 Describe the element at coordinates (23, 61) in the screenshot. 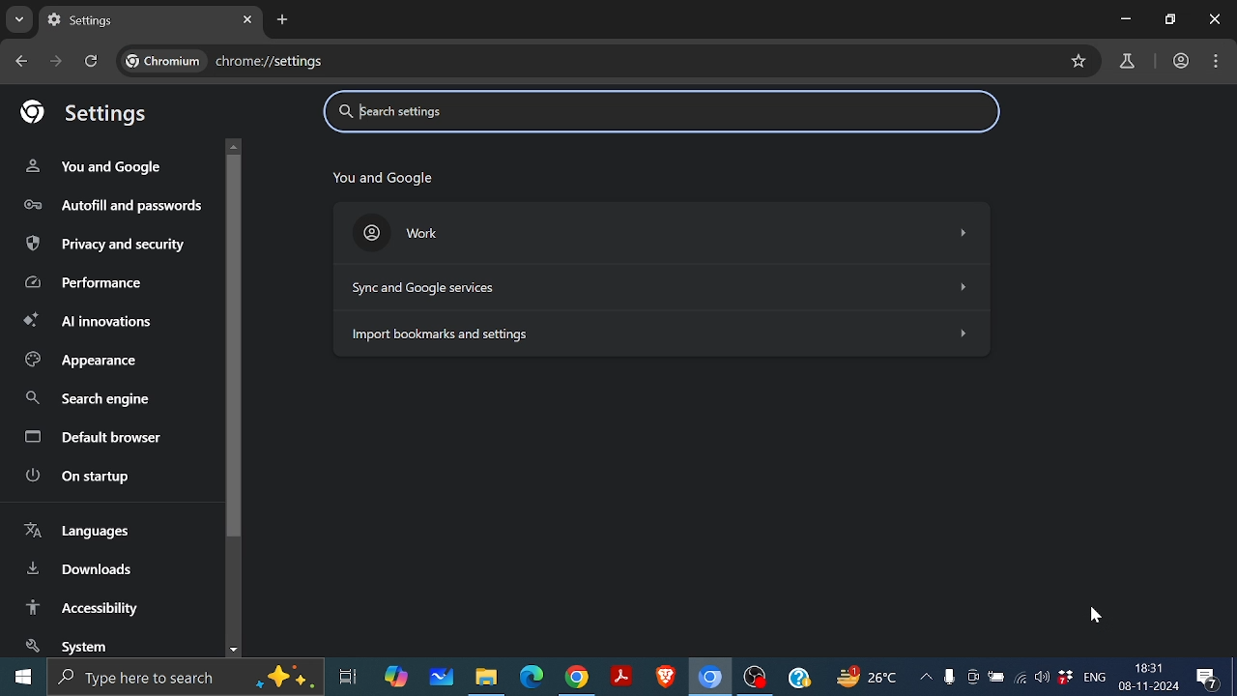

I see `Go to previous page` at that location.